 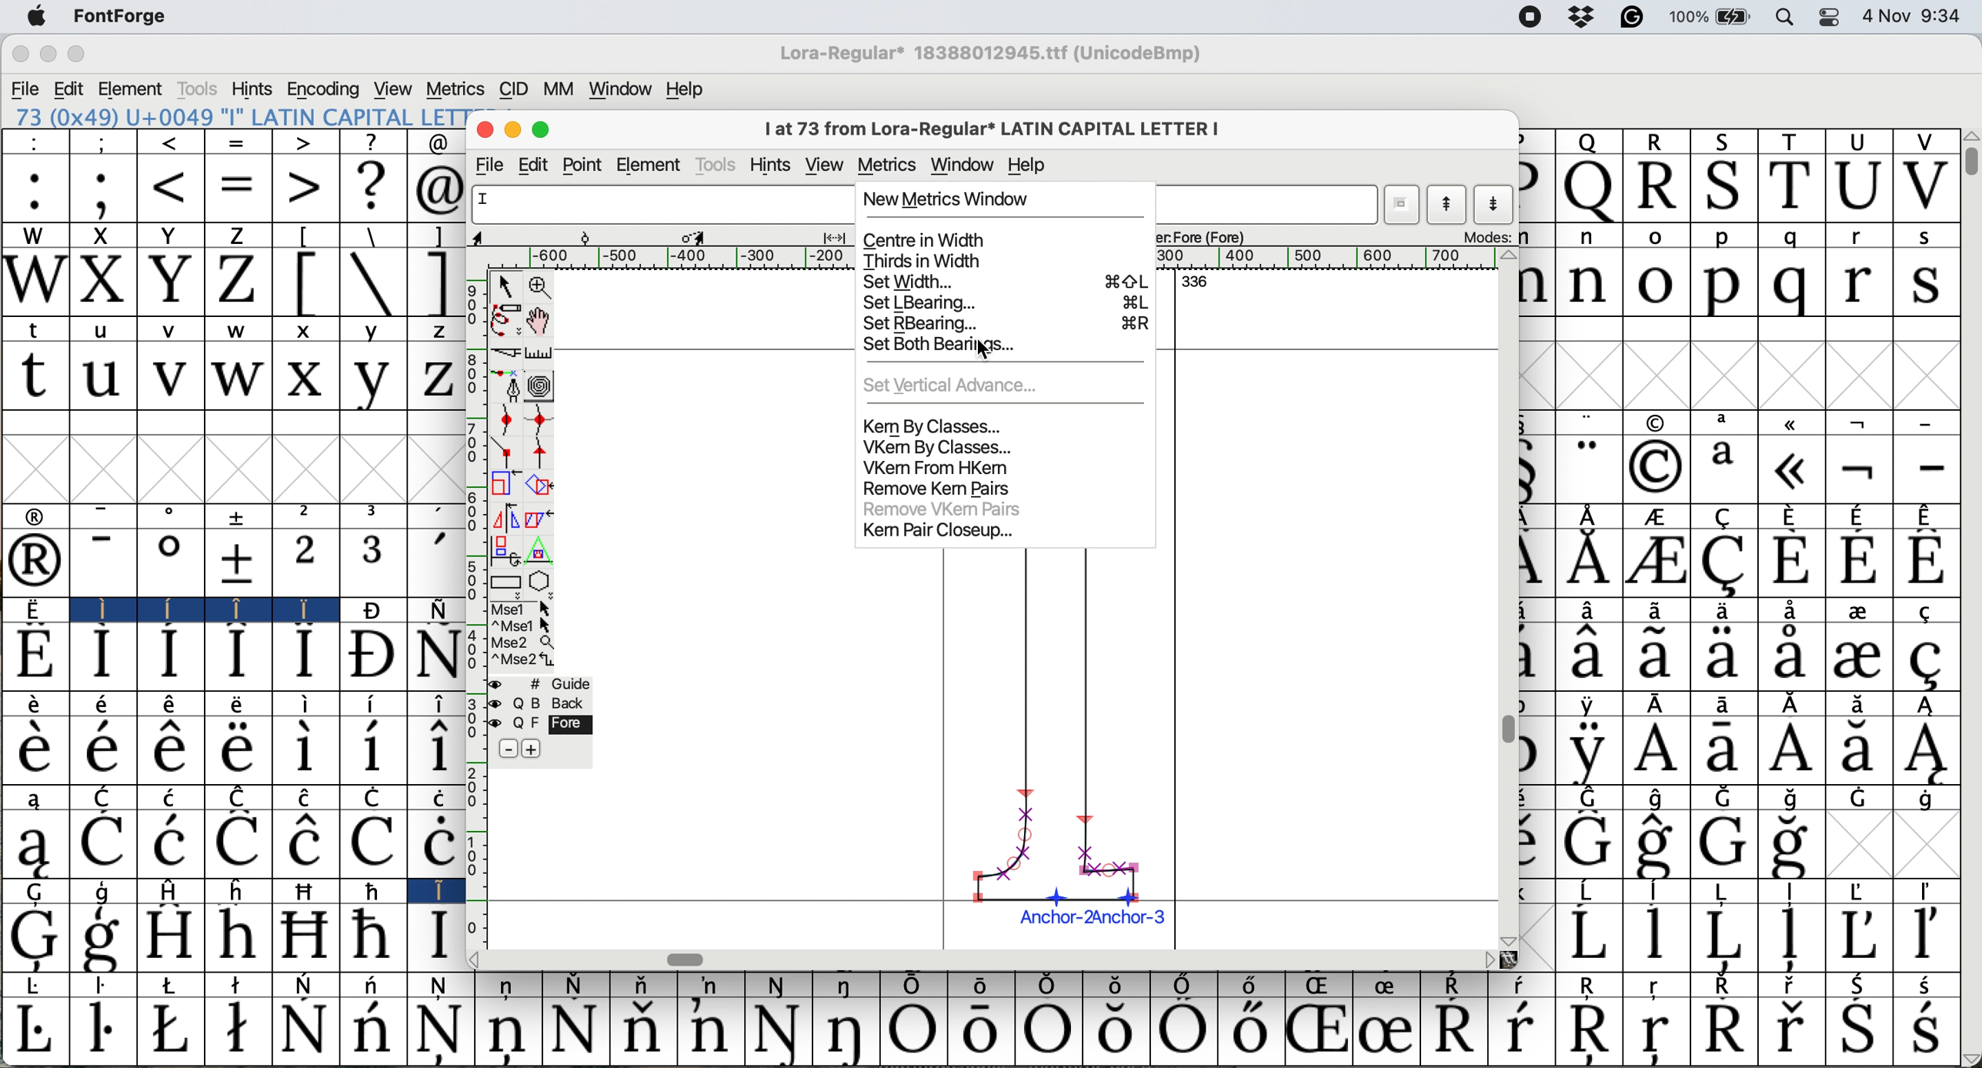 What do you see at coordinates (1654, 466) in the screenshot?
I see `Symbol` at bounding box center [1654, 466].